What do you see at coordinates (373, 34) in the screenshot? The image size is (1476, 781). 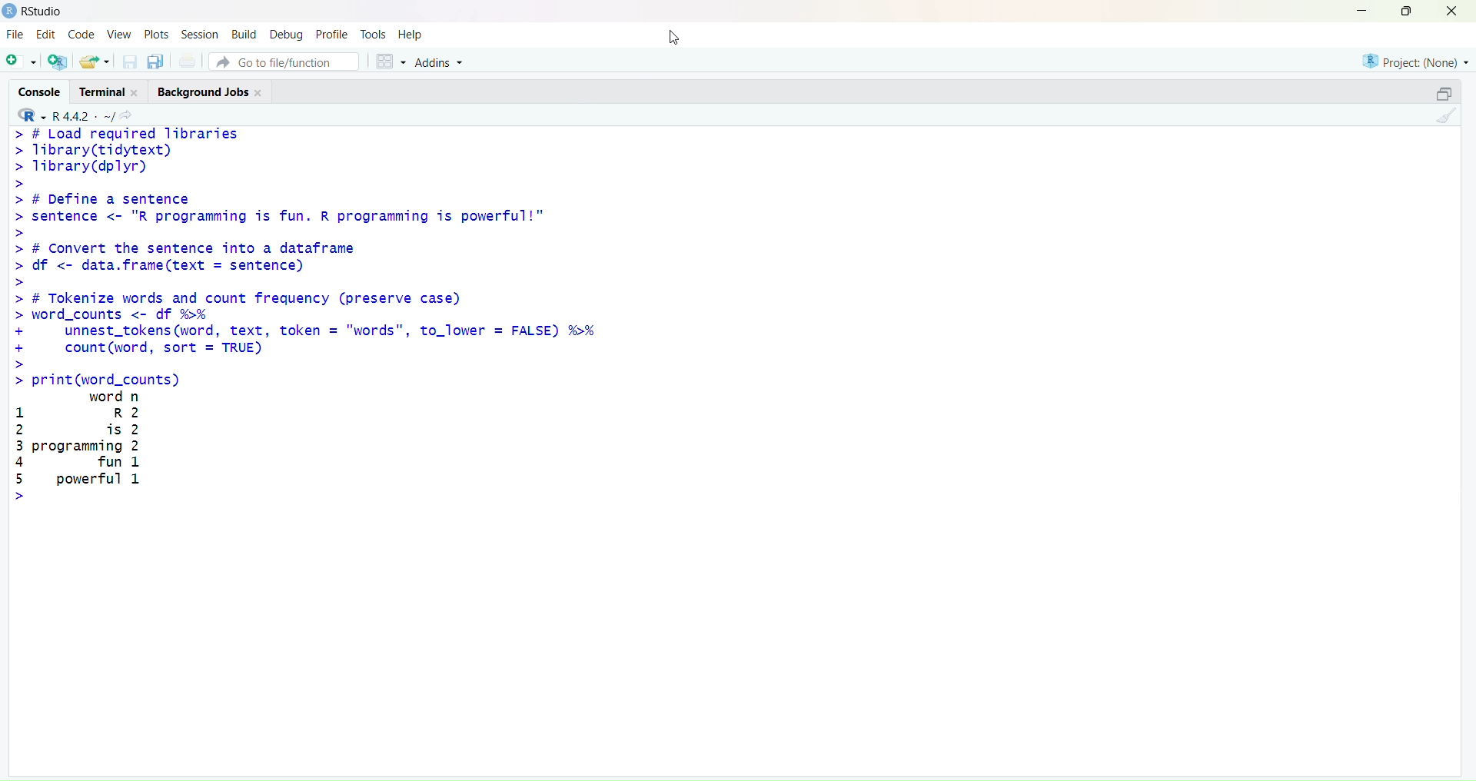 I see `tools` at bounding box center [373, 34].